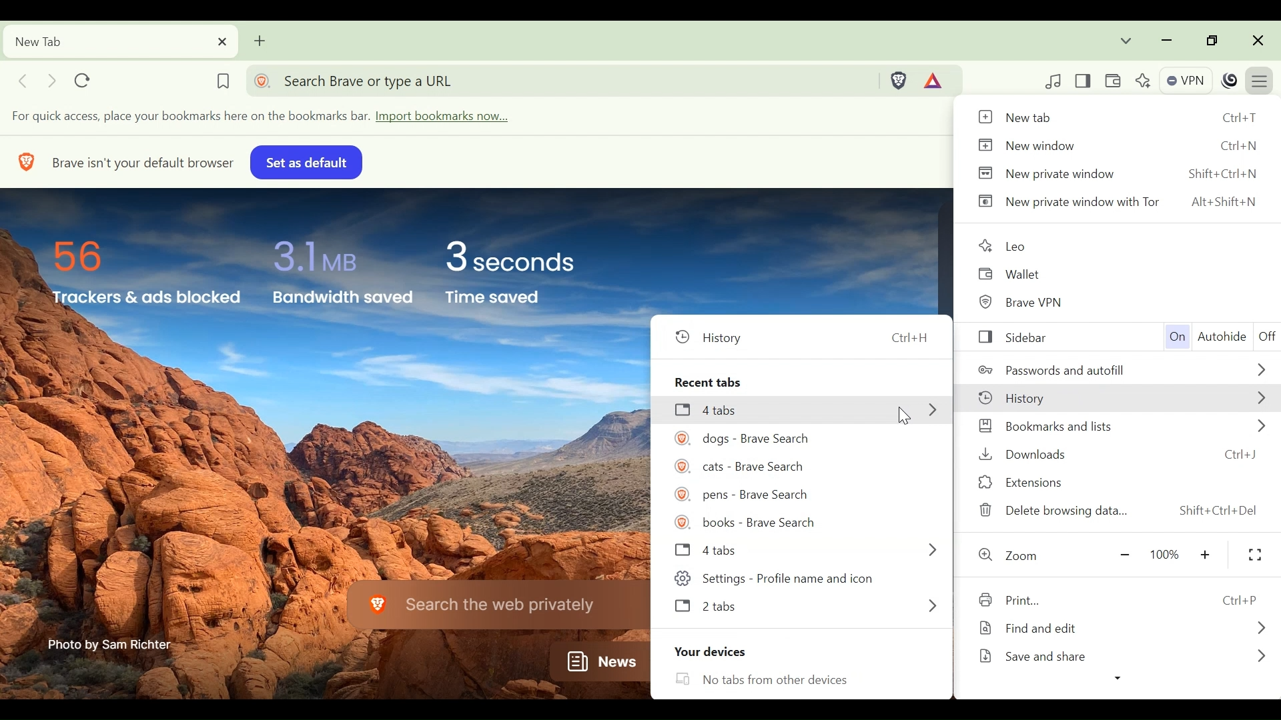 The width and height of the screenshot is (1281, 720). I want to click on Click to go back, so click(22, 80).